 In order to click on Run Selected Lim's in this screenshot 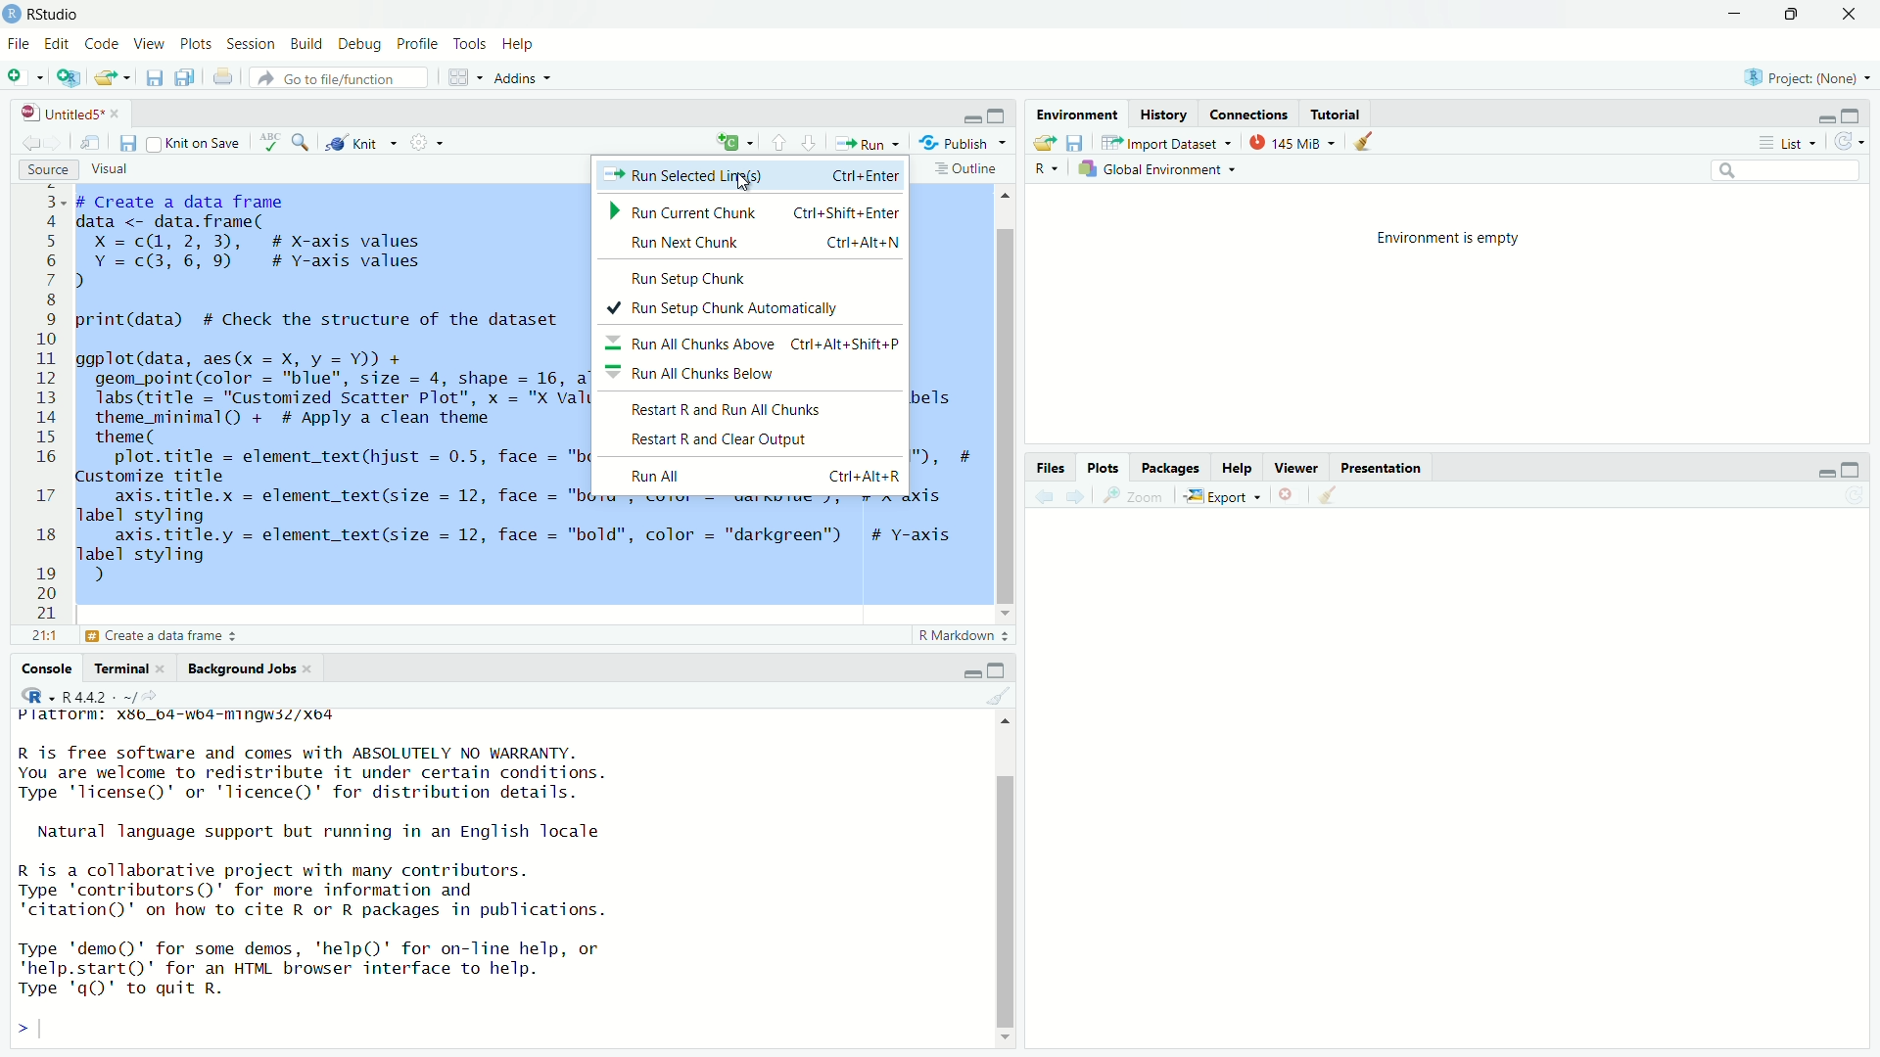, I will do `click(751, 176)`.